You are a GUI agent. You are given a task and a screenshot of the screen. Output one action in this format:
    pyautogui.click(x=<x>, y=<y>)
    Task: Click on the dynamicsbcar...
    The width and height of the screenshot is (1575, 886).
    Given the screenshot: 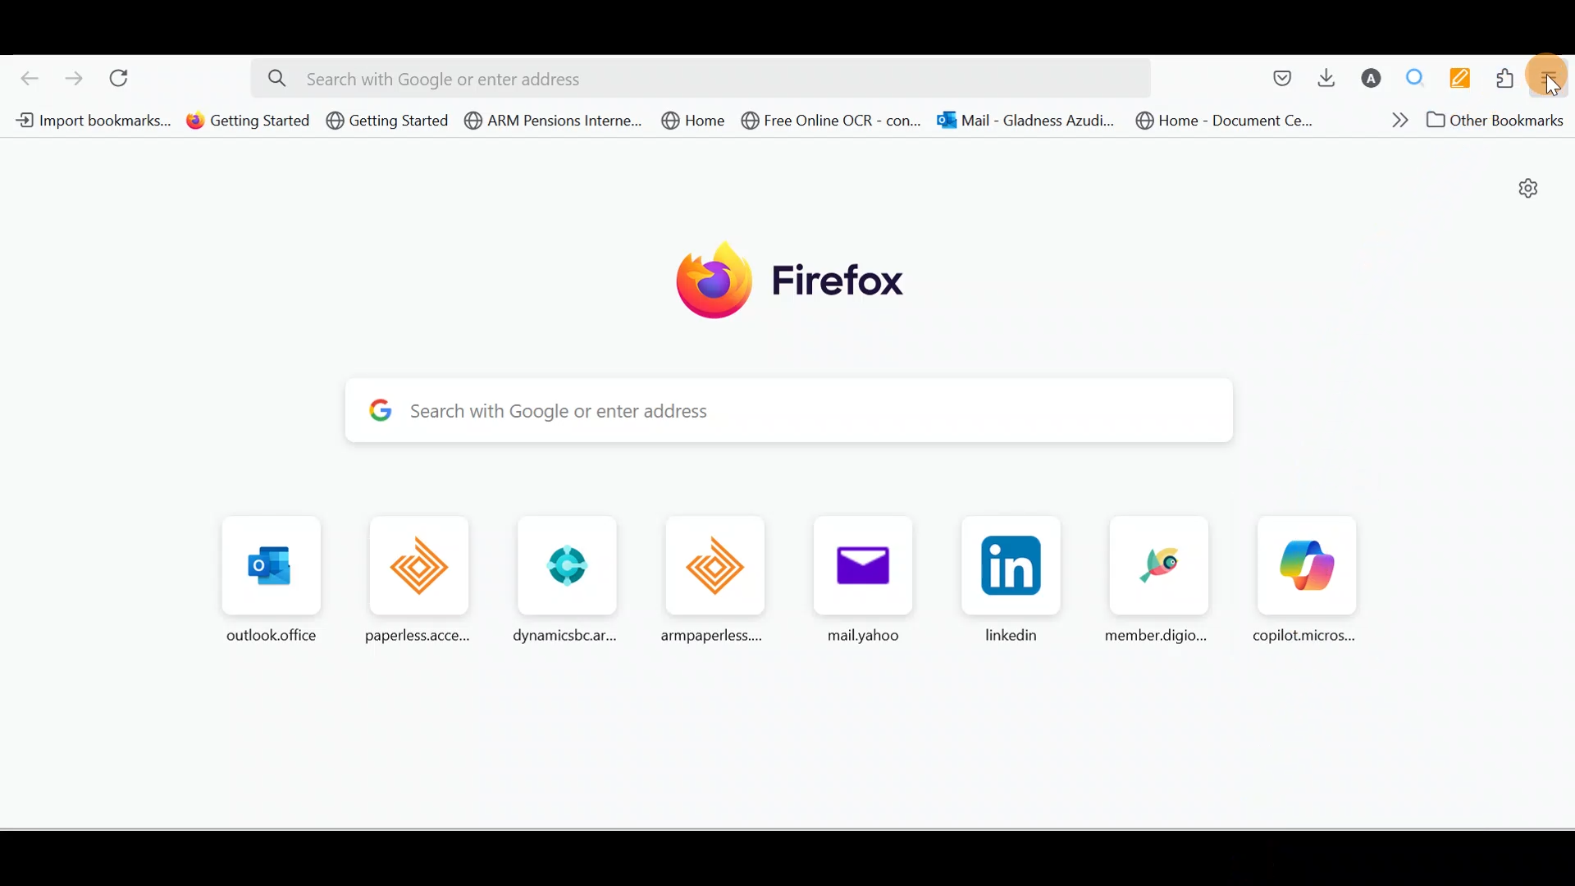 What is the action you would take?
    pyautogui.click(x=563, y=580)
    